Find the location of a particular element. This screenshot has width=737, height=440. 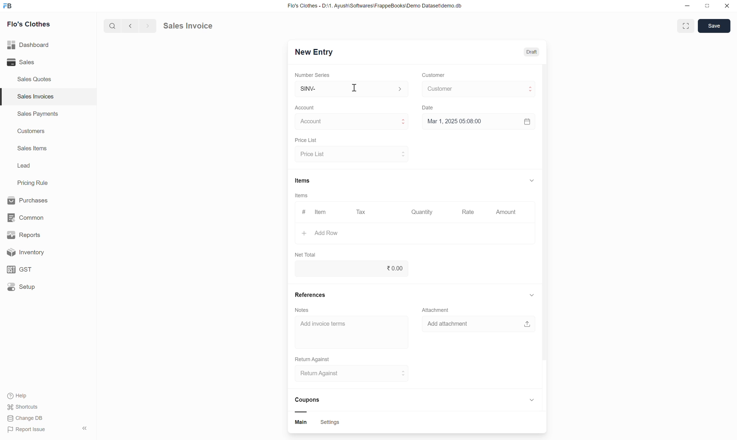

select return against  is located at coordinates (349, 375).